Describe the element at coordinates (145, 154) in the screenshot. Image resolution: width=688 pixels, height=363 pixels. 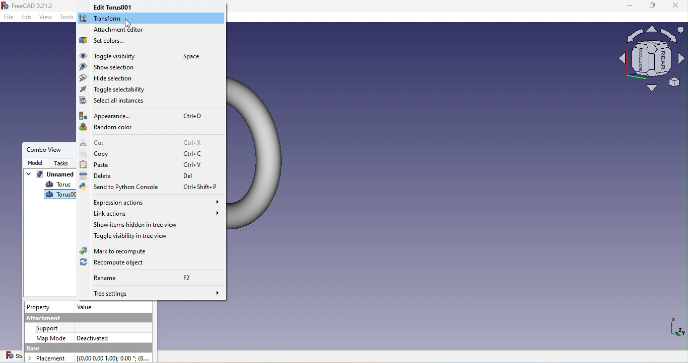
I see `Copy` at that location.